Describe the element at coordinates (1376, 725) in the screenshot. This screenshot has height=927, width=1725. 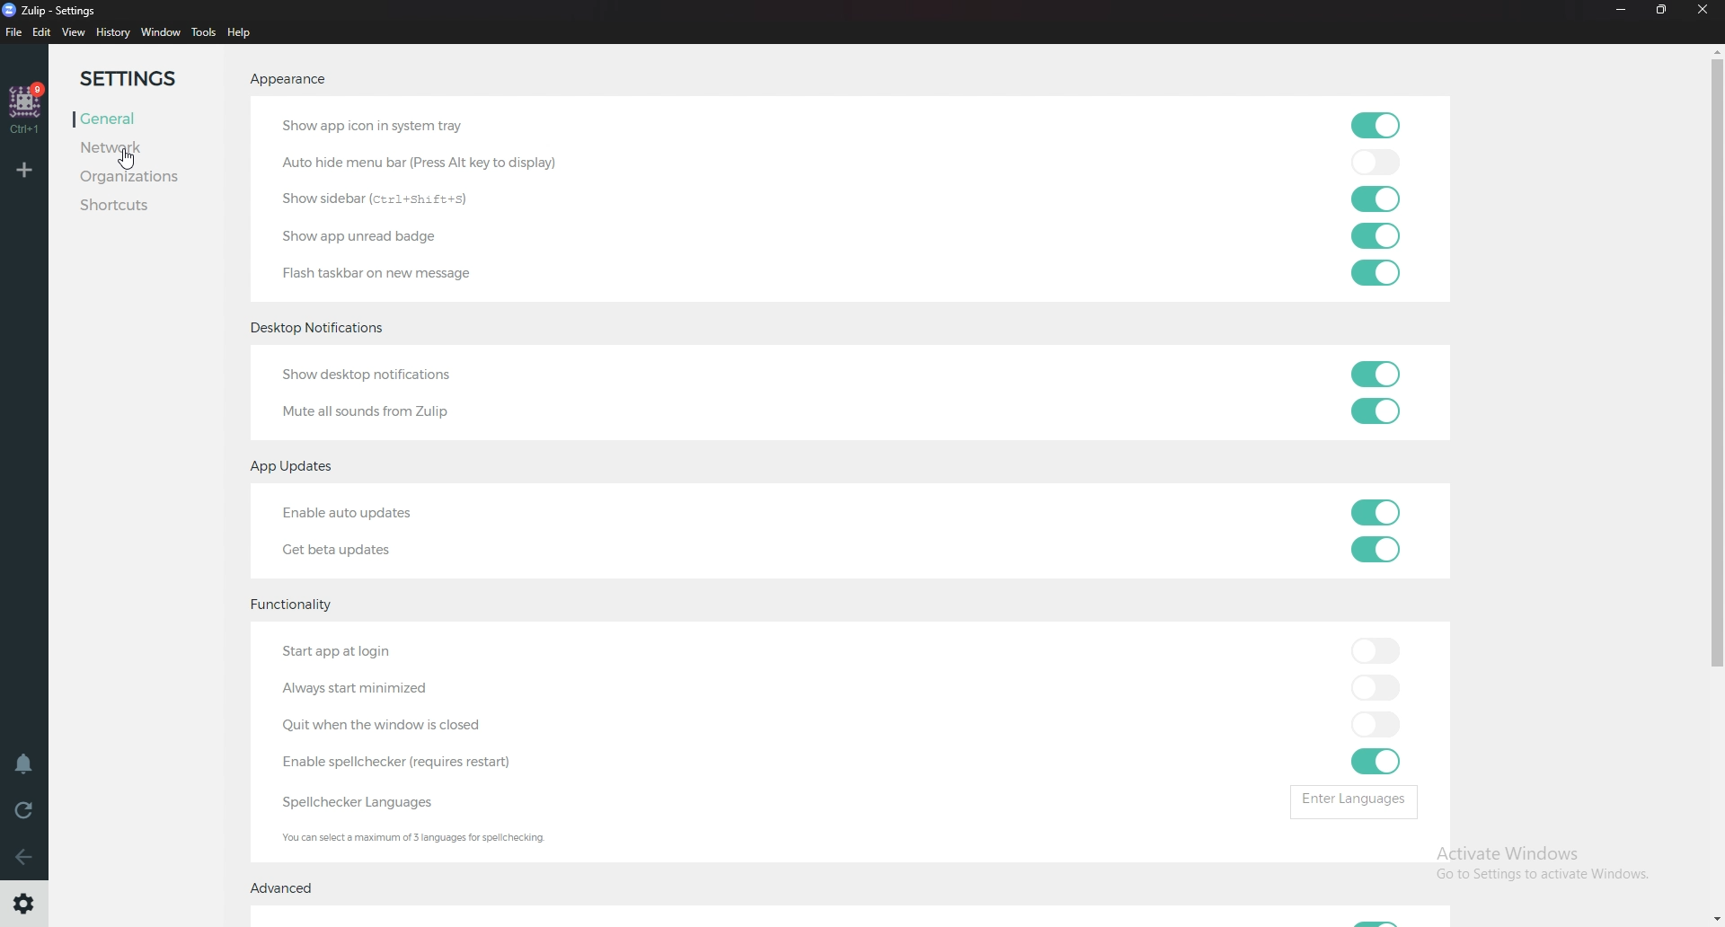
I see `toggle` at that location.